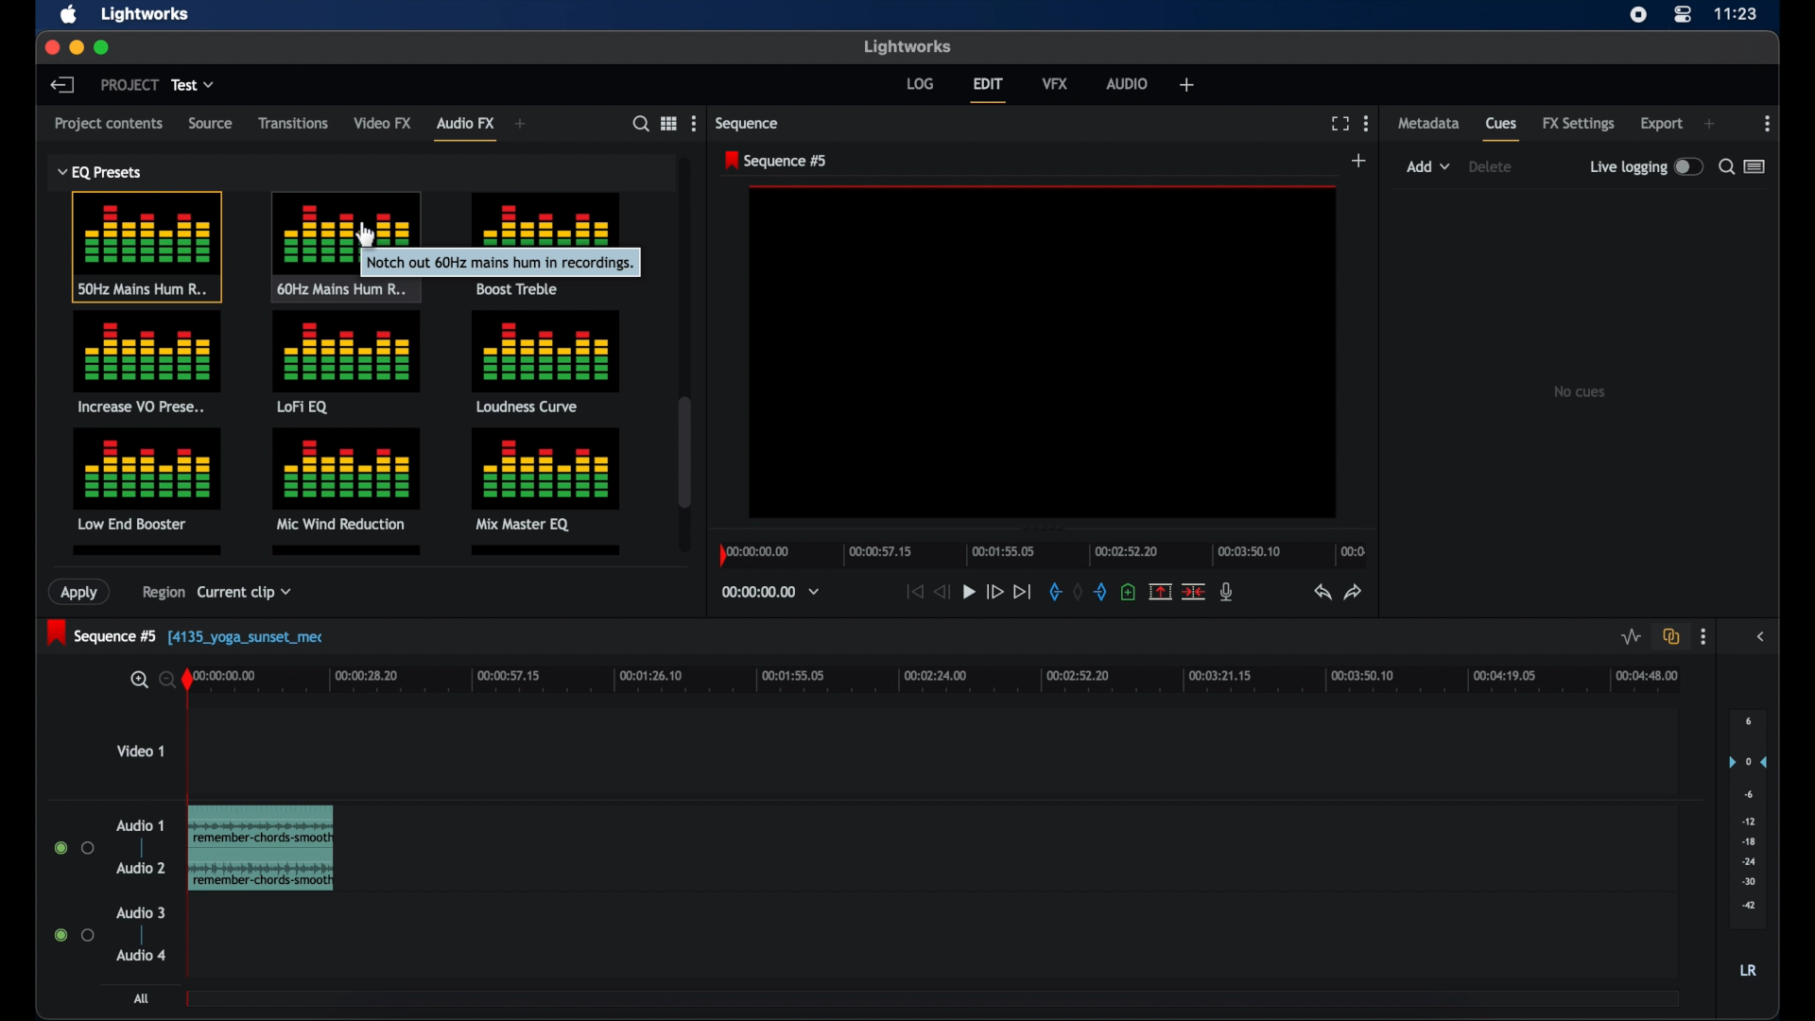 The height and width of the screenshot is (1021, 1815). What do you see at coordinates (465, 128) in the screenshot?
I see `audio fx` at bounding box center [465, 128].